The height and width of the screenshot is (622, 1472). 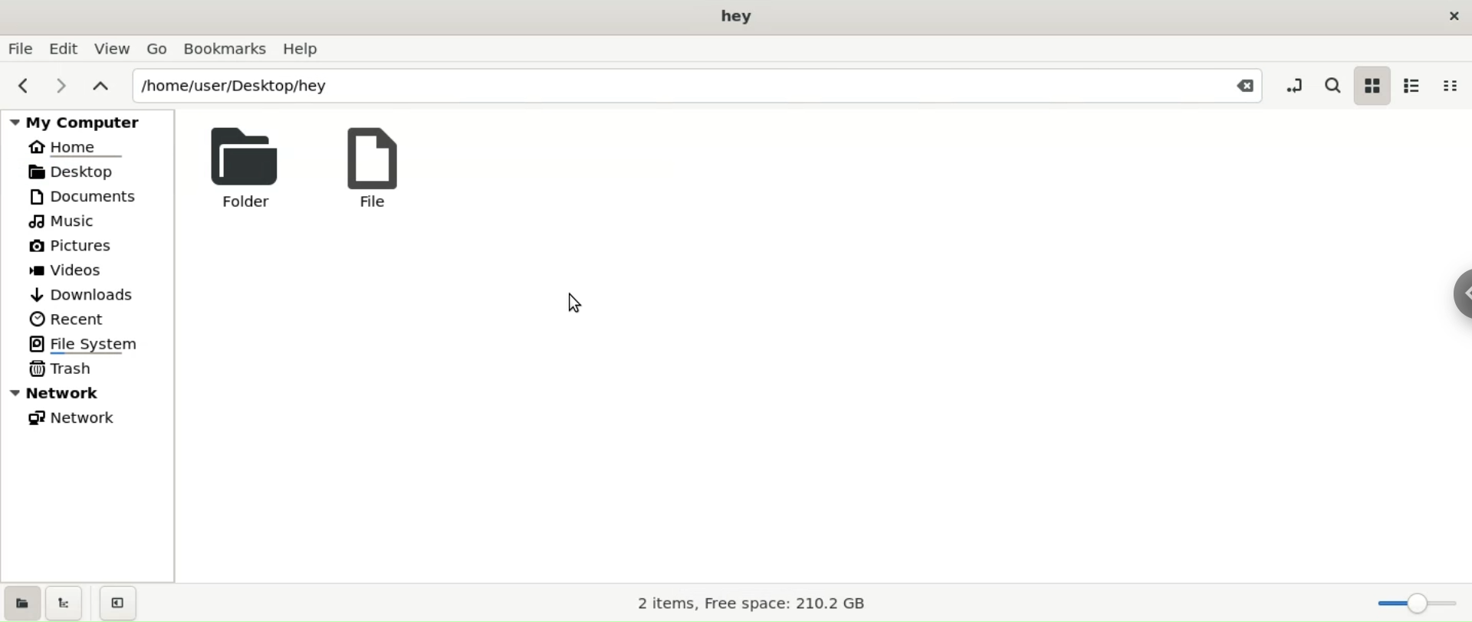 What do you see at coordinates (101, 83) in the screenshot?
I see `parent folders` at bounding box center [101, 83].